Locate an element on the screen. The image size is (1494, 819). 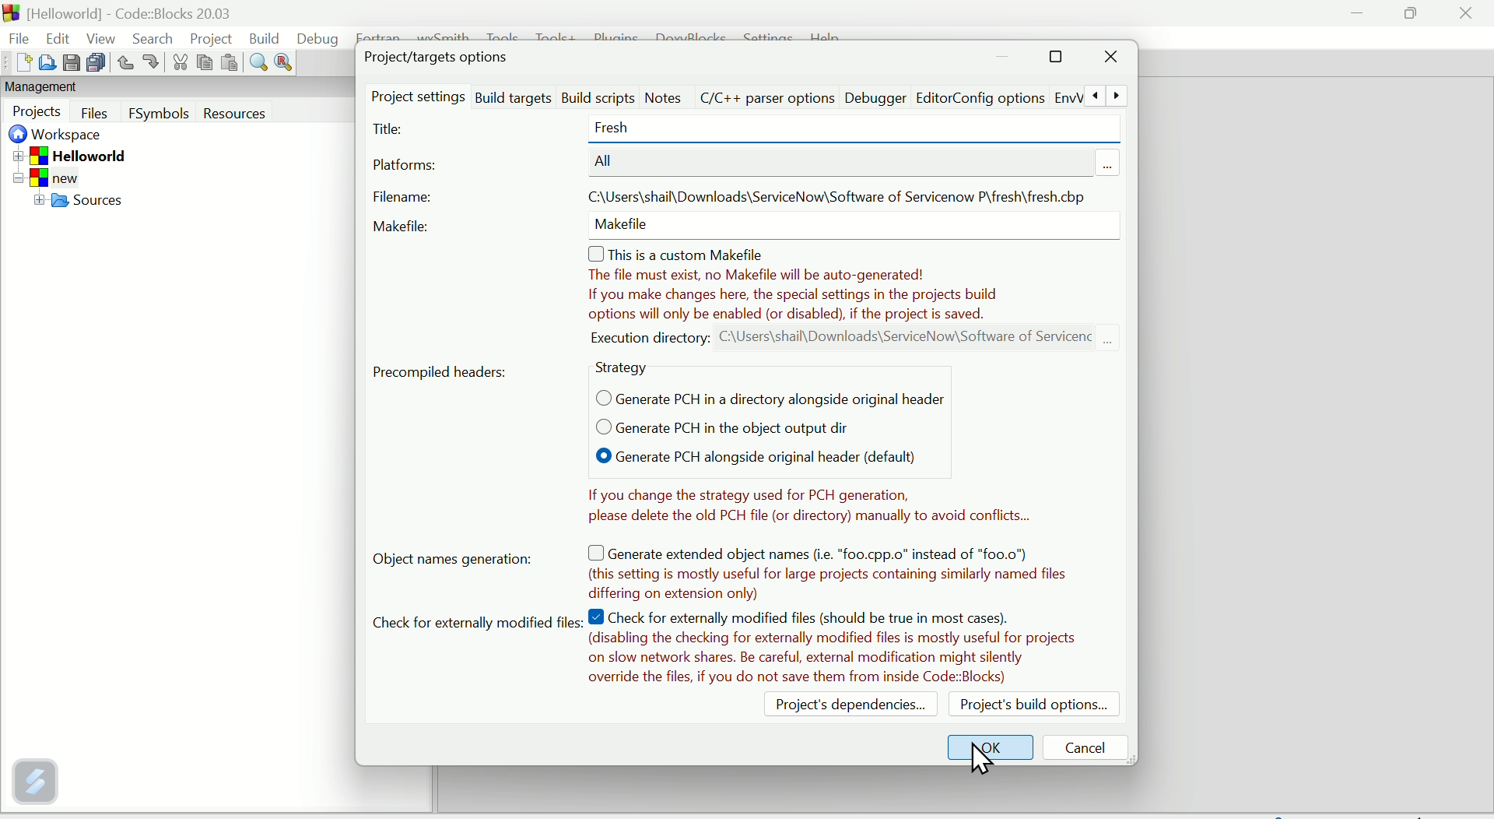
Strategy is located at coordinates (626, 368).